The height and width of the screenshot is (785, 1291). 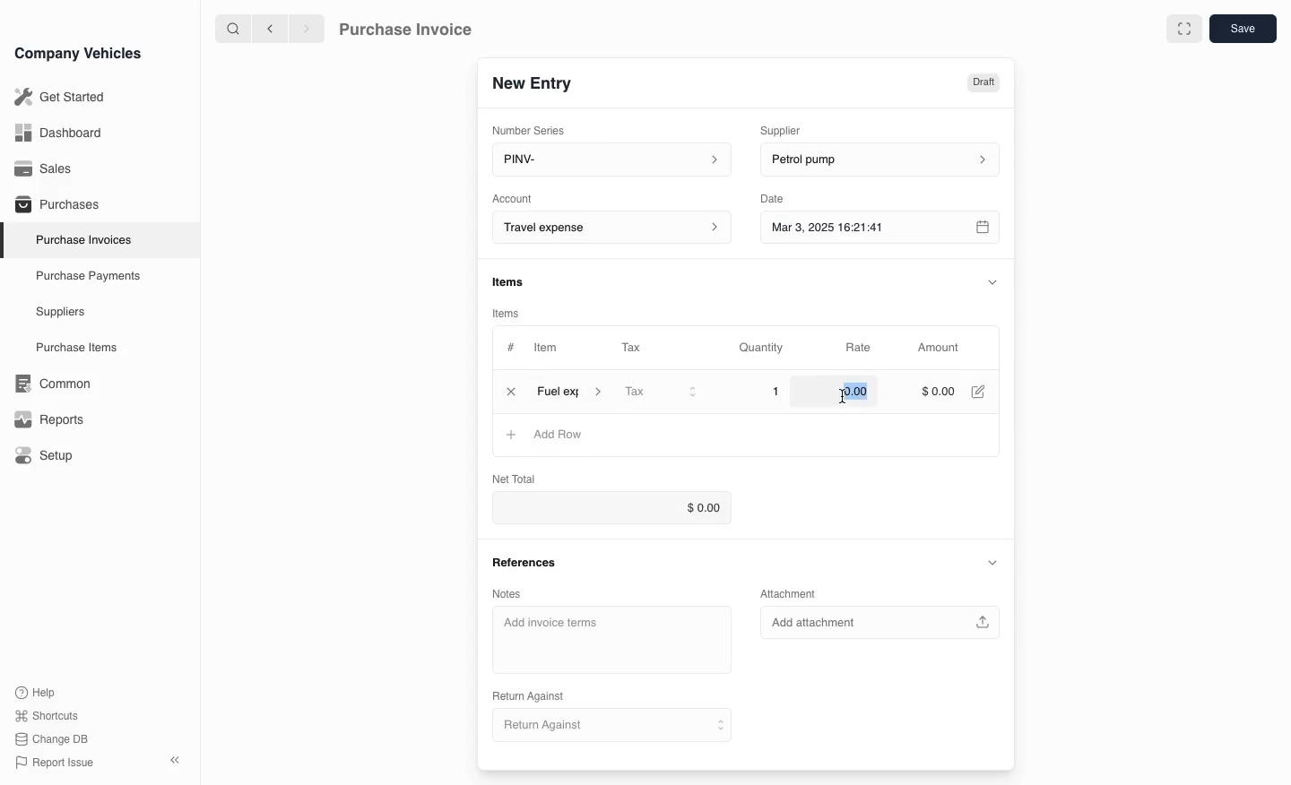 What do you see at coordinates (773, 199) in the screenshot?
I see `Date` at bounding box center [773, 199].